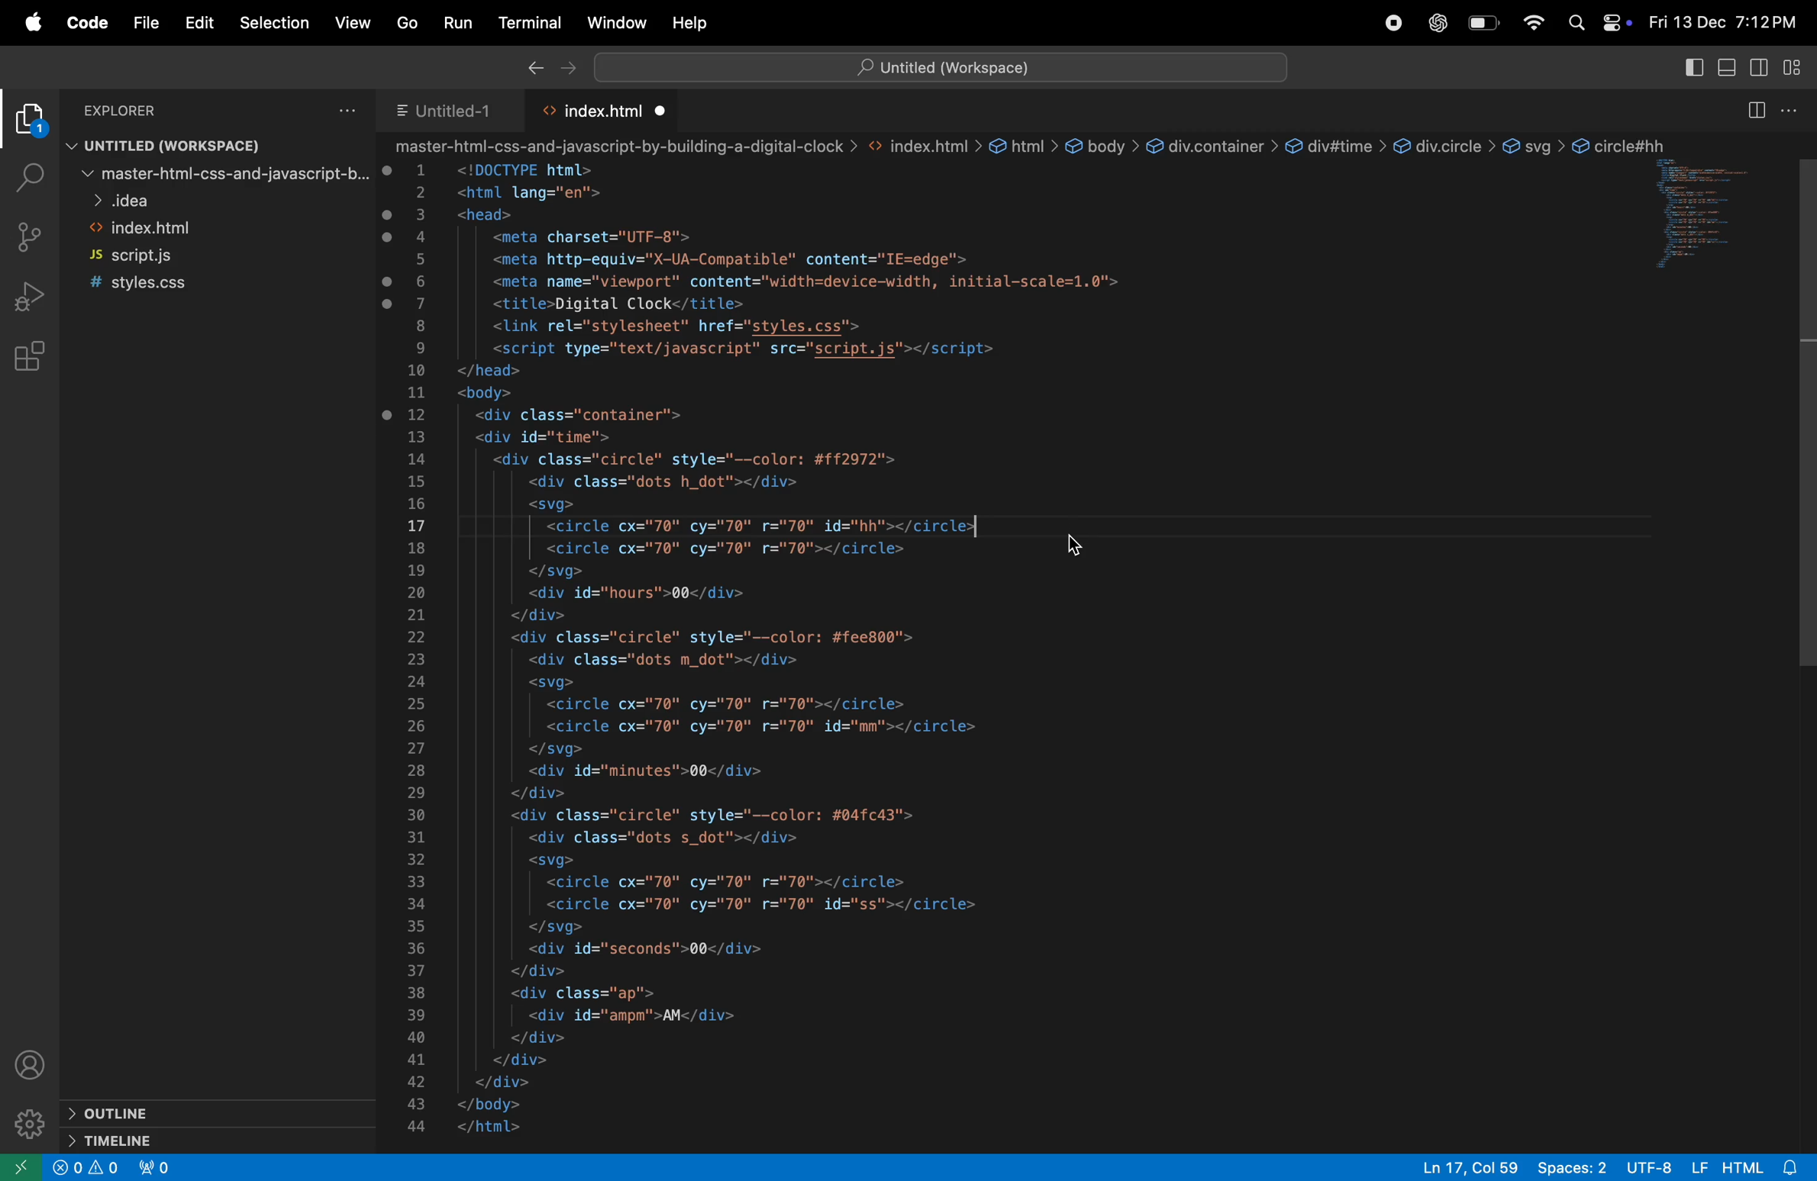 This screenshot has height=1181, width=1817. Describe the element at coordinates (36, 1068) in the screenshot. I see `profile` at that location.